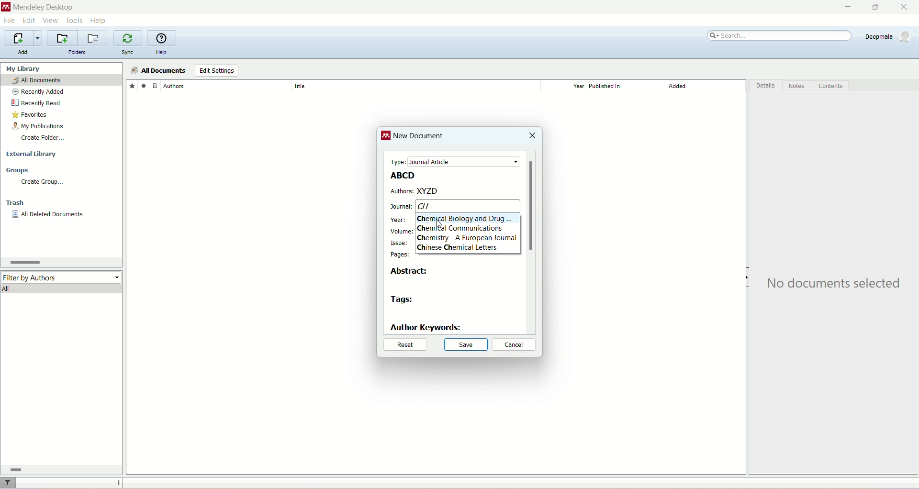 The image size is (919, 489). What do you see at coordinates (51, 21) in the screenshot?
I see `view` at bounding box center [51, 21].